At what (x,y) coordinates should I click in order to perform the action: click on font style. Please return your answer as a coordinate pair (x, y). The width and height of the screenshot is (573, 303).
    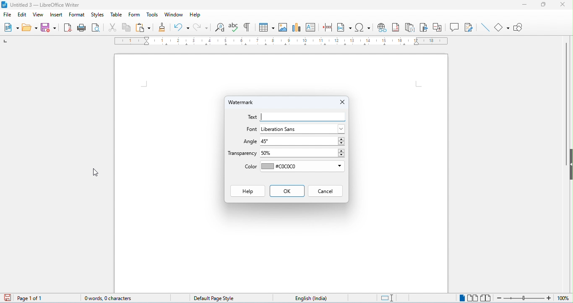
    Looking at the image, I should click on (302, 129).